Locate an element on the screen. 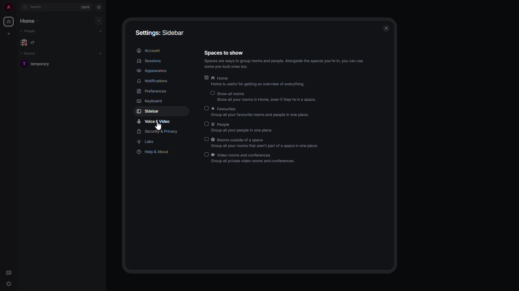  people is located at coordinates (244, 128).